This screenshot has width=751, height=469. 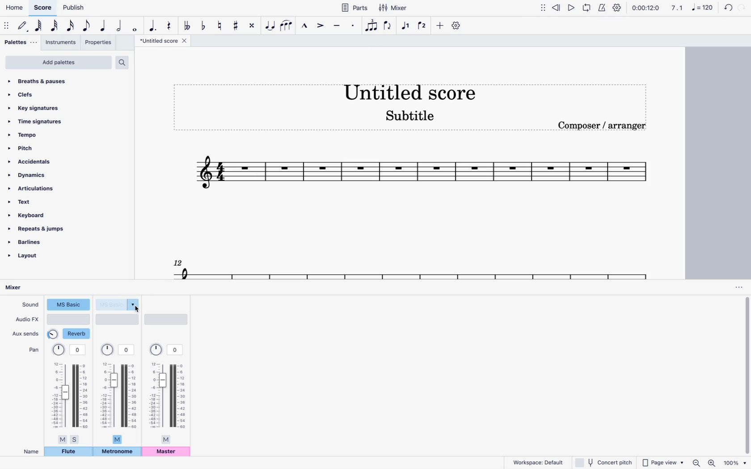 What do you see at coordinates (203, 25) in the screenshot?
I see `toggle flat` at bounding box center [203, 25].